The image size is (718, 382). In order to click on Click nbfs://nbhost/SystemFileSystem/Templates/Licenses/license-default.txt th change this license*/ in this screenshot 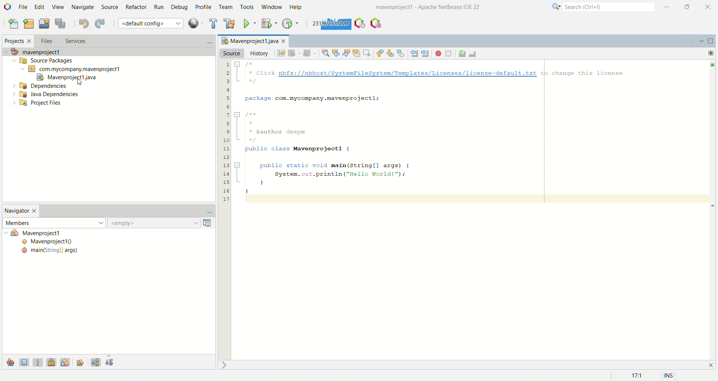, I will do `click(432, 73)`.